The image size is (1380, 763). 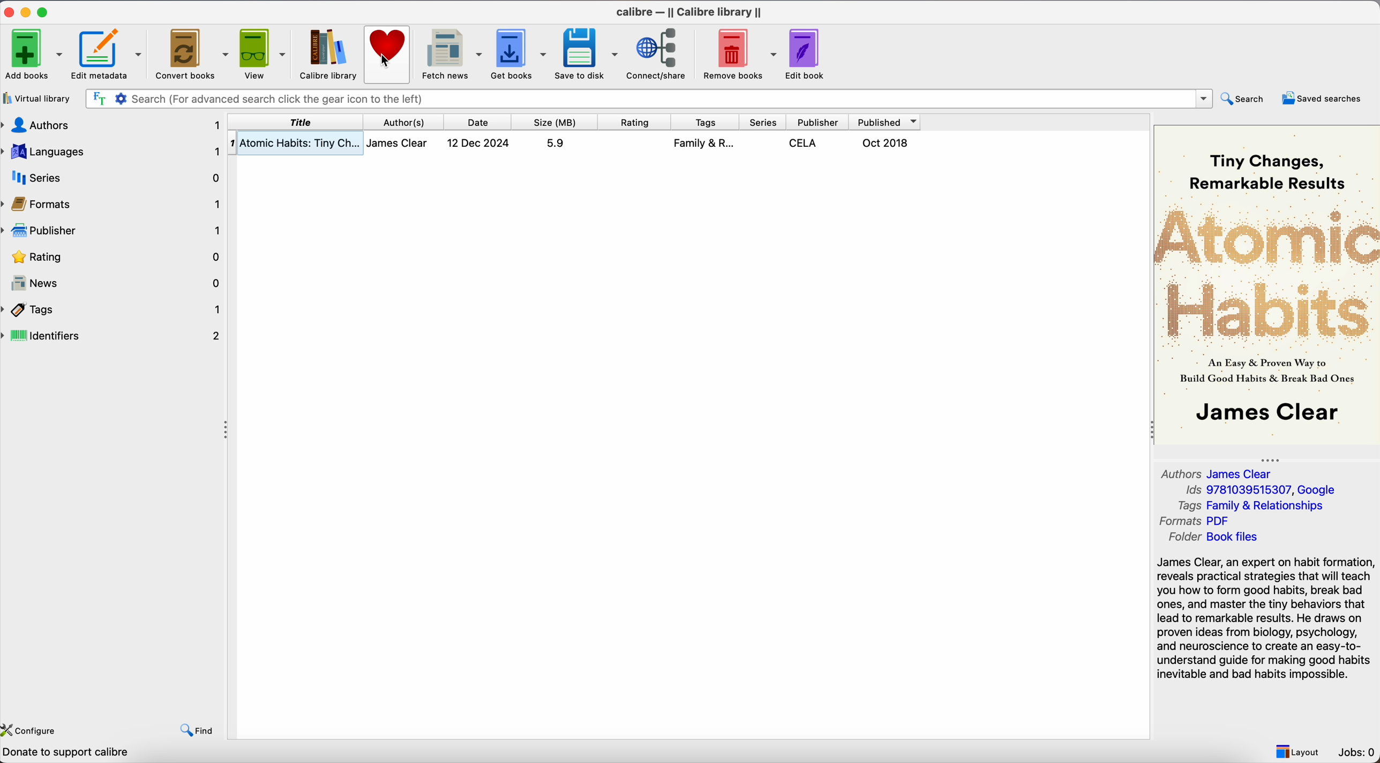 What do you see at coordinates (34, 54) in the screenshot?
I see `add books` at bounding box center [34, 54].